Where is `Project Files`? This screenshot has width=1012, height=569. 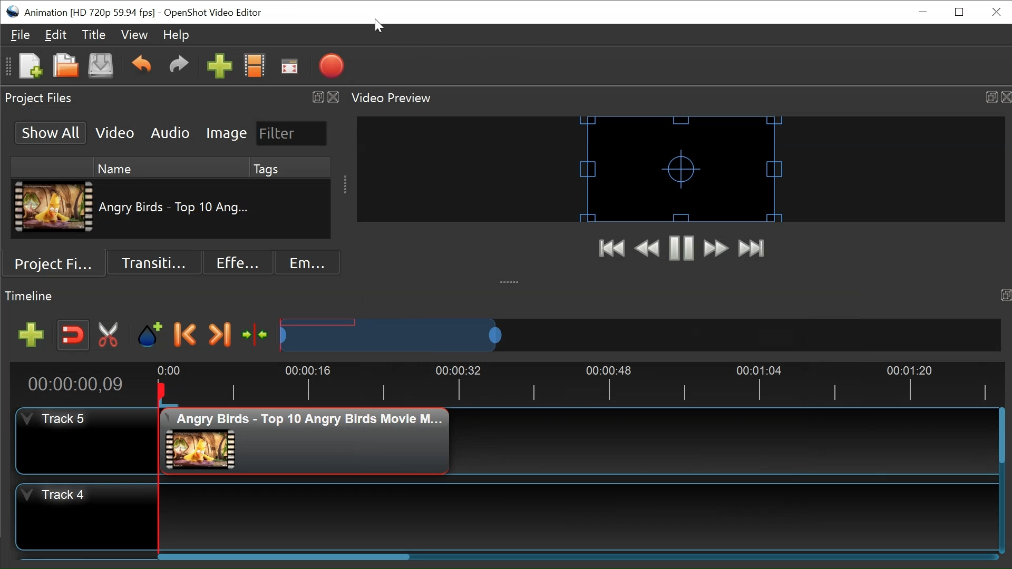
Project Files is located at coordinates (57, 263).